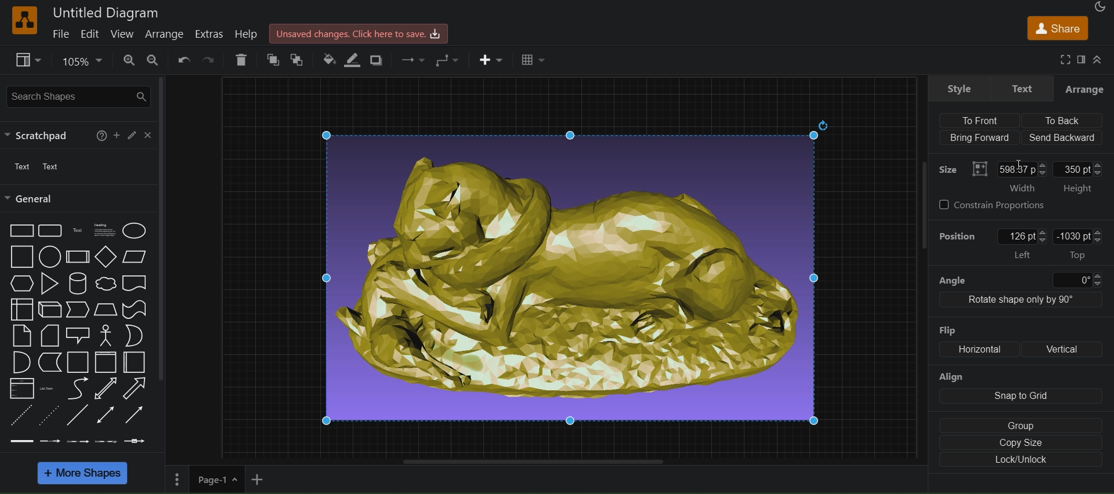 The width and height of the screenshot is (1114, 494). What do you see at coordinates (175, 481) in the screenshot?
I see `Menu` at bounding box center [175, 481].